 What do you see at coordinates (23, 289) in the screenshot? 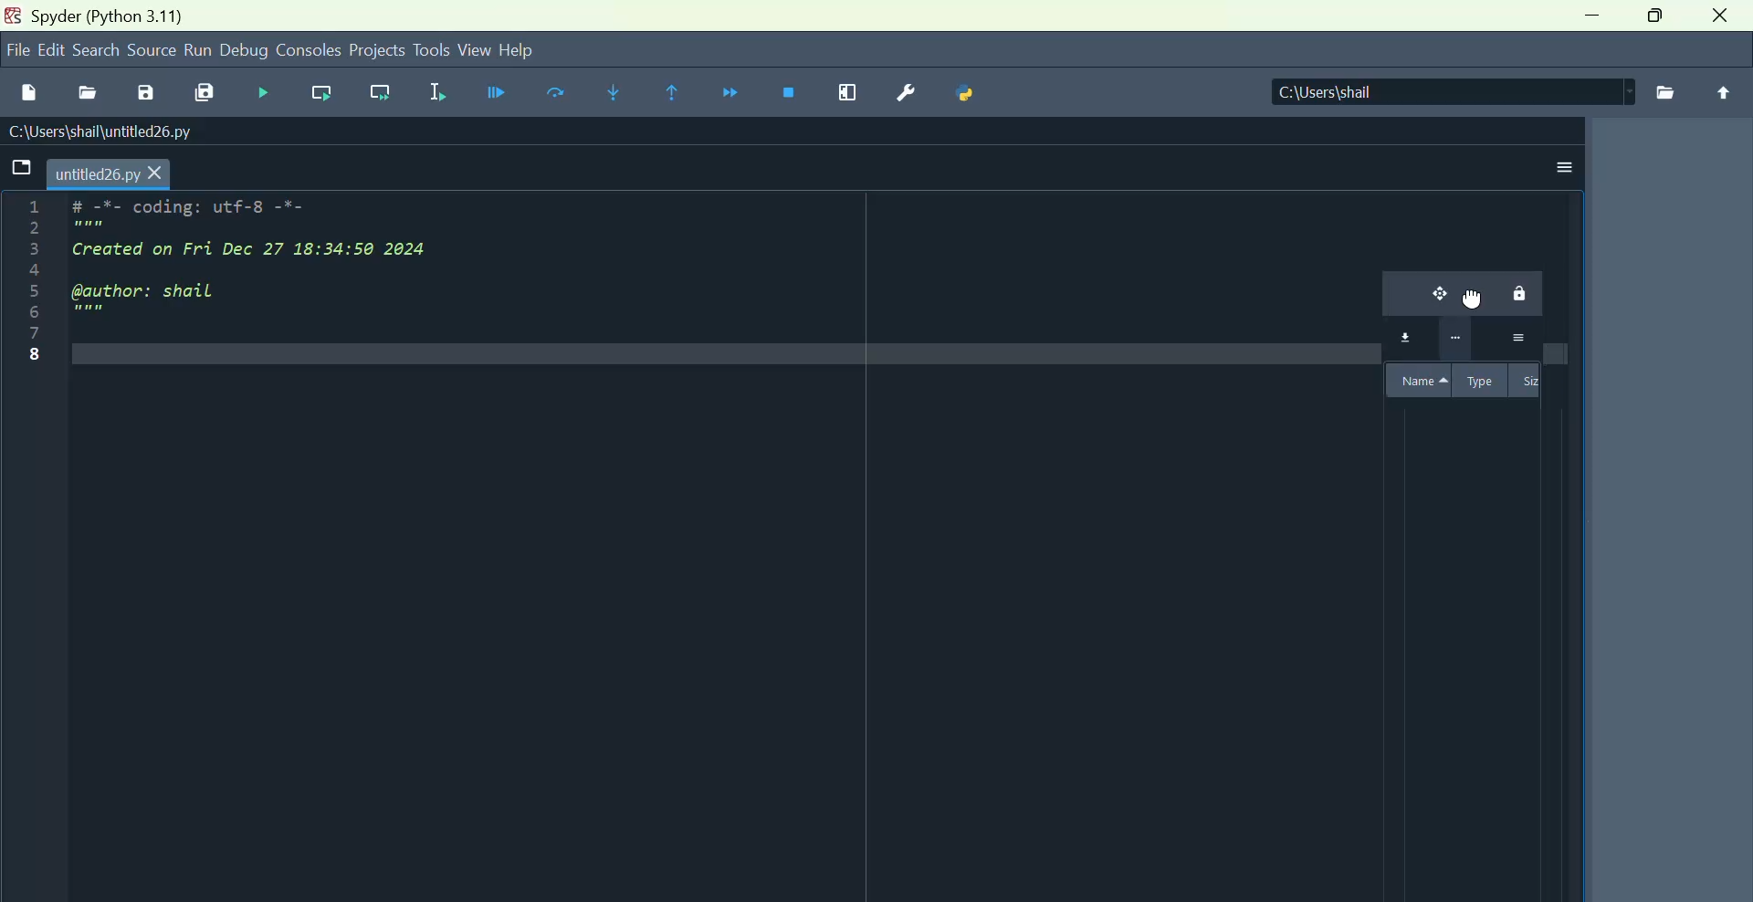
I see `Line numbers` at bounding box center [23, 289].